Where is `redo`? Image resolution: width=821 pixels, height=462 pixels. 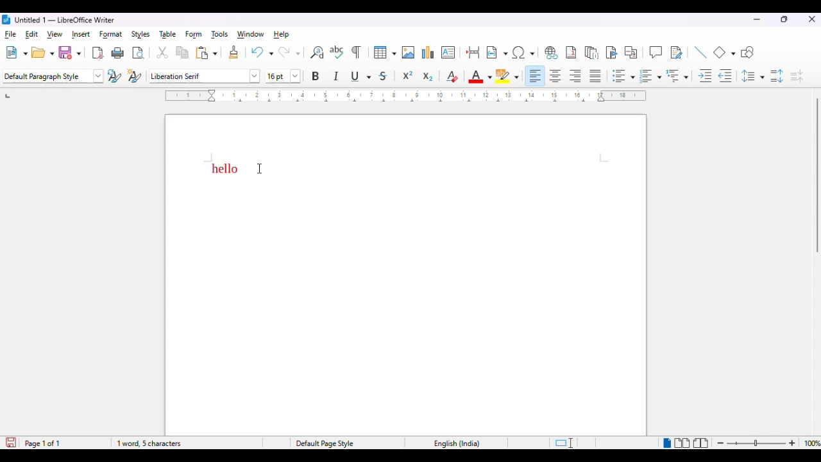 redo is located at coordinates (289, 52).